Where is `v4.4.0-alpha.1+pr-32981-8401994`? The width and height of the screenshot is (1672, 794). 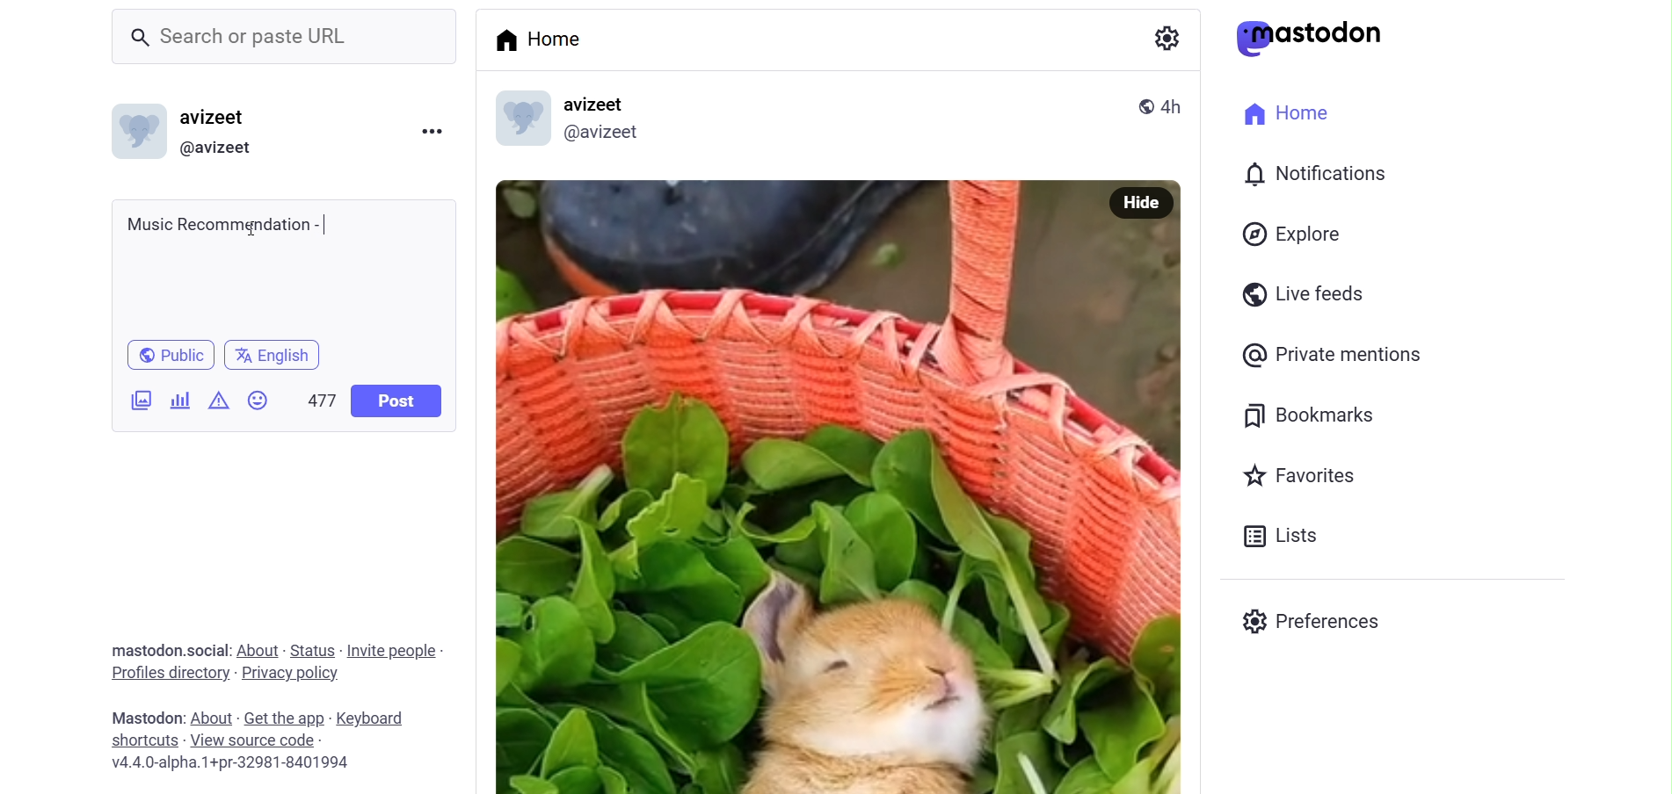 v4.4.0-alpha.1+pr-32981-8401994 is located at coordinates (220, 762).